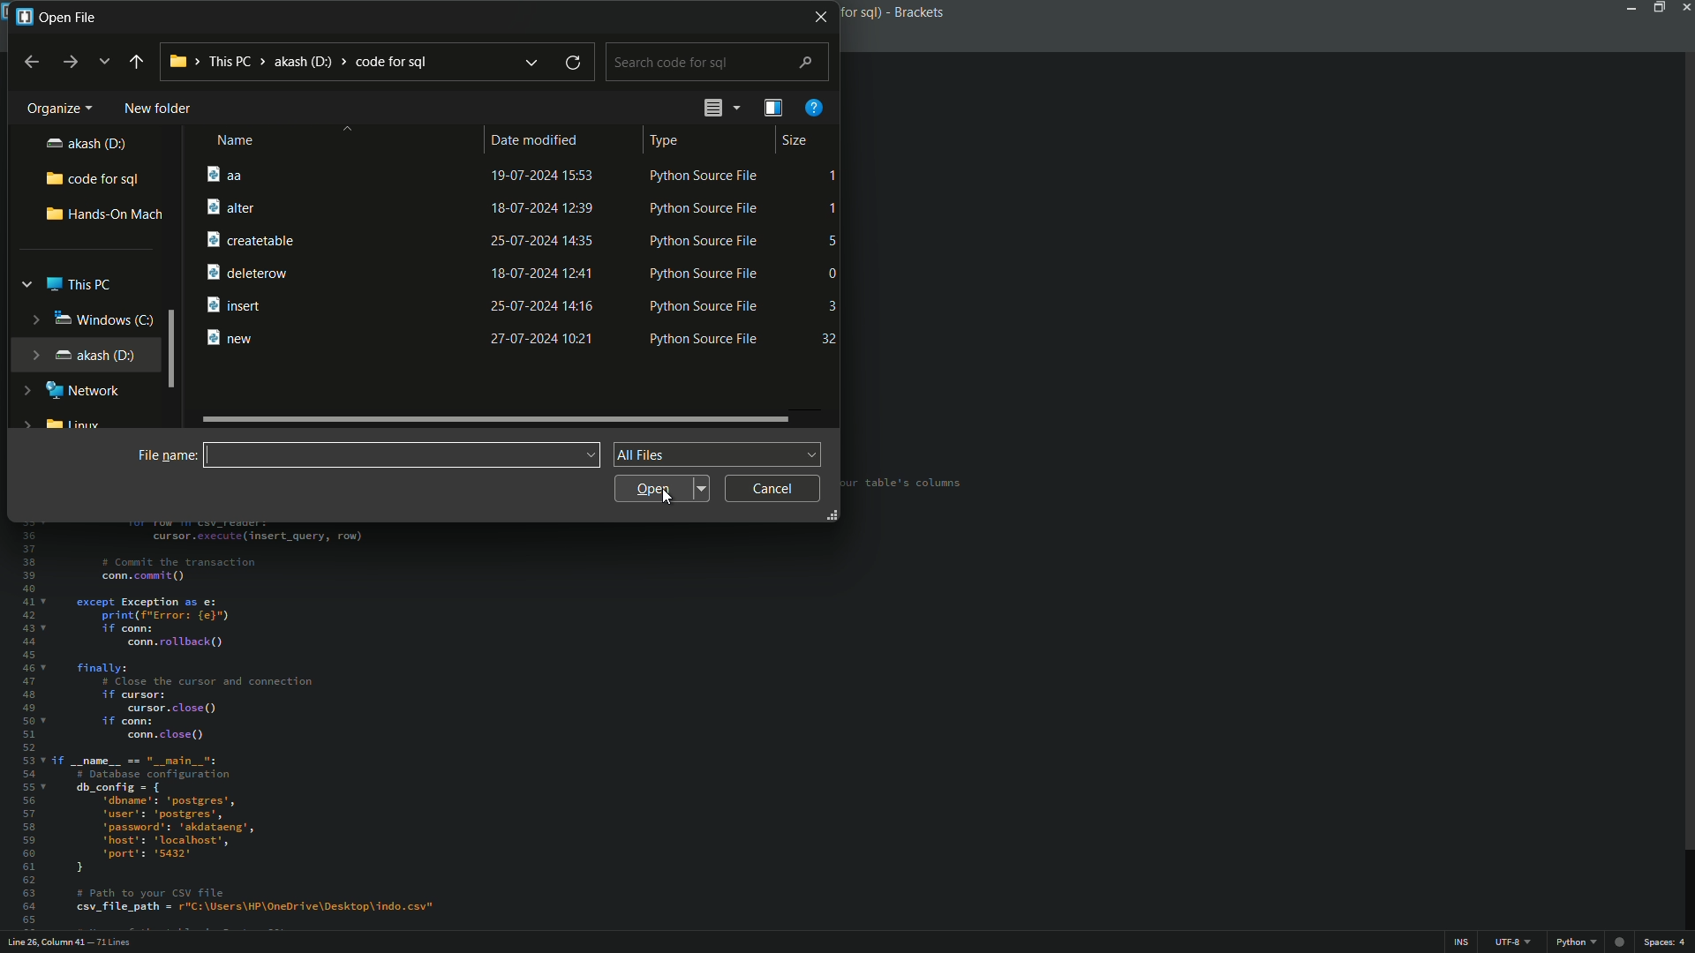 The image size is (1695, 953). What do you see at coordinates (103, 214) in the screenshot?
I see `hands-on-mach` at bounding box center [103, 214].